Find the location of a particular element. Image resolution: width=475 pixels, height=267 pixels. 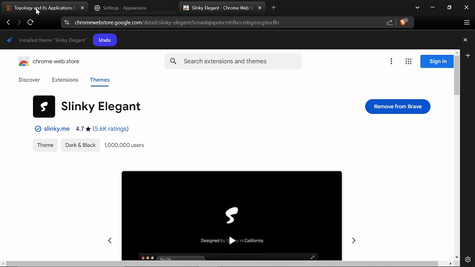

Options is located at coordinates (391, 61).